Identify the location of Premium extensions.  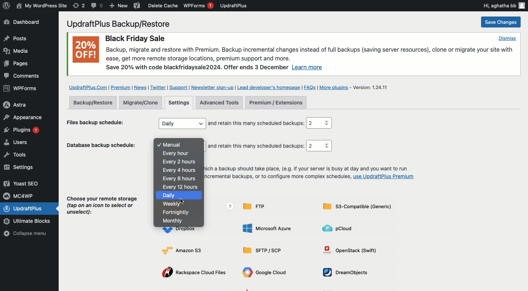
(276, 103).